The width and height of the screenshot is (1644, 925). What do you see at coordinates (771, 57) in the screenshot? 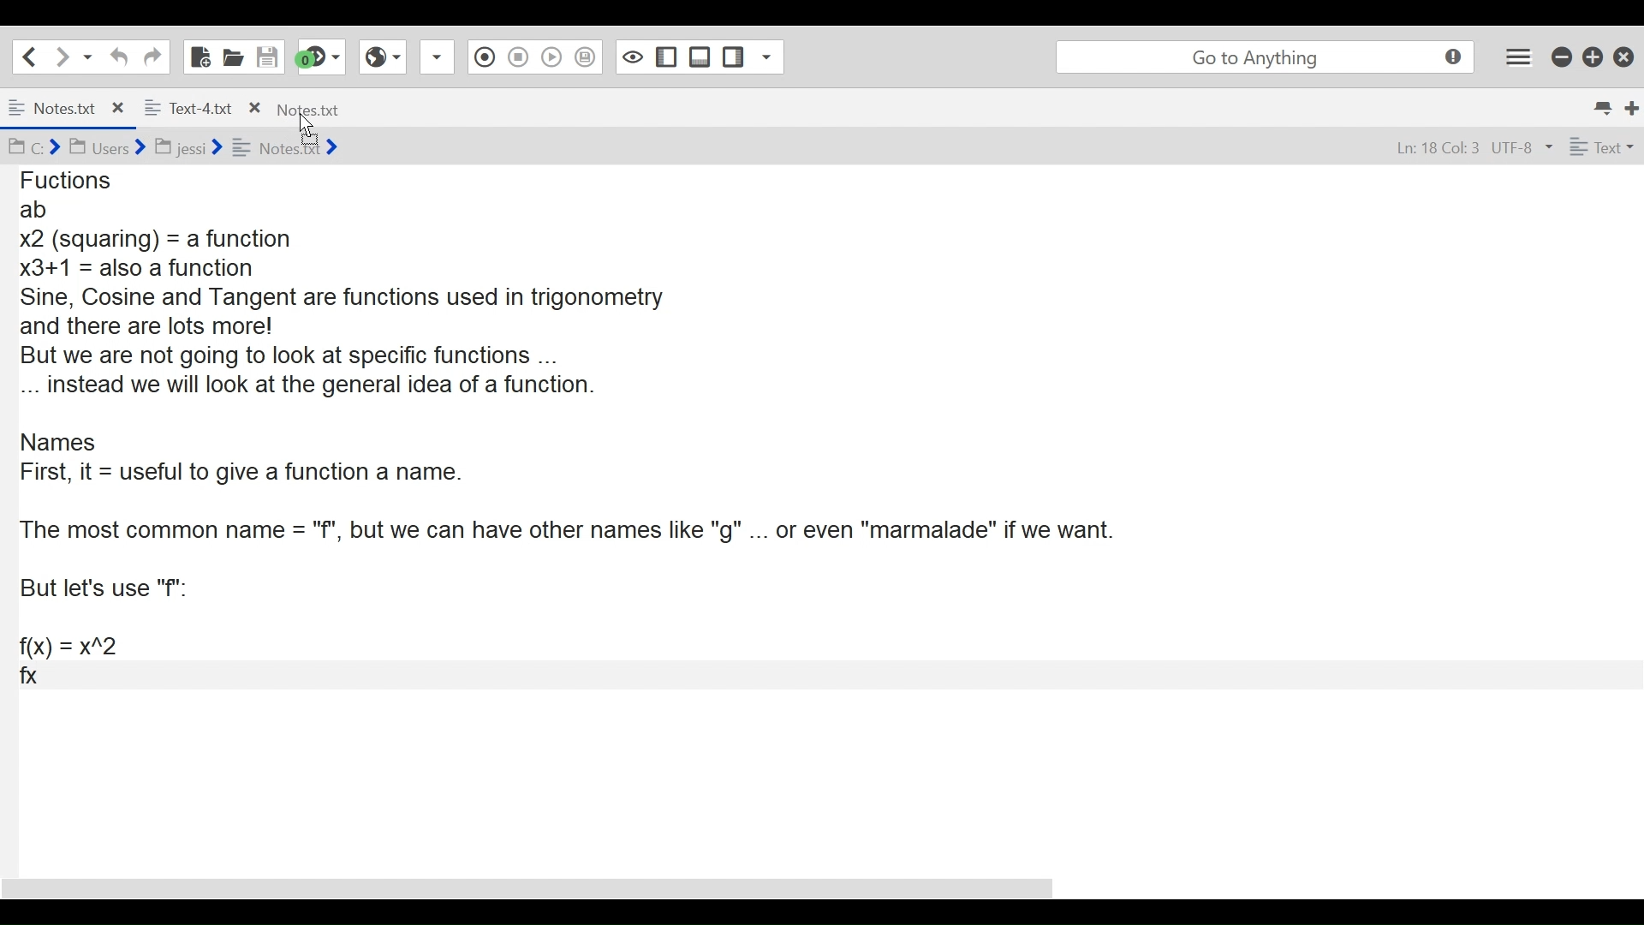
I see `Show Specific Sidebar` at bounding box center [771, 57].